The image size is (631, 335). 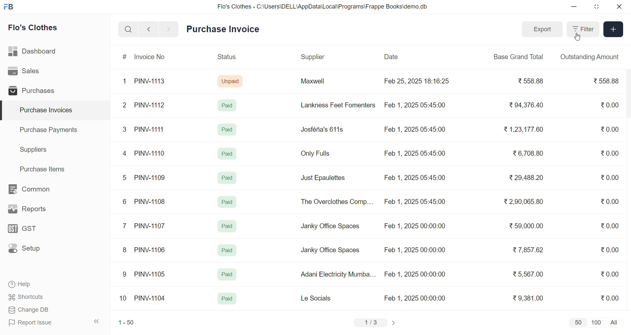 What do you see at coordinates (524, 202) in the screenshot?
I see `₹ 2,90,065.80` at bounding box center [524, 202].